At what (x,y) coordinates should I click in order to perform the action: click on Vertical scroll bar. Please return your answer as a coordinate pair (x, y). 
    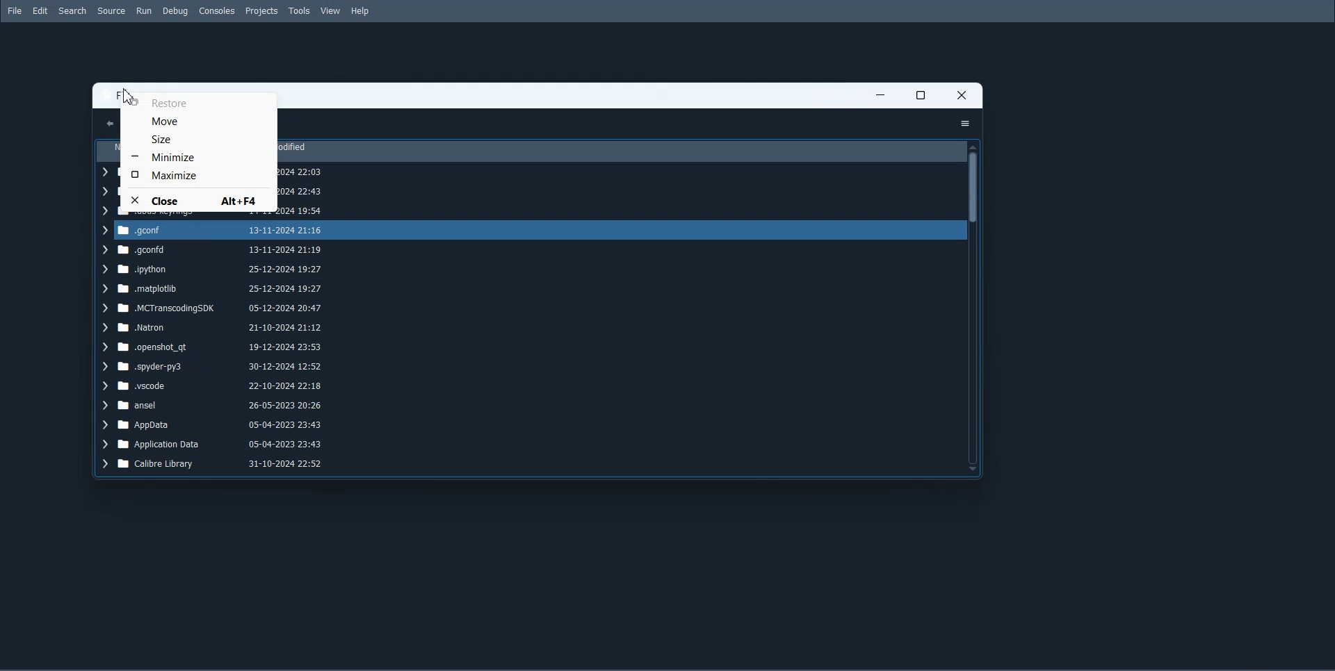
    Looking at the image, I should click on (974, 306).